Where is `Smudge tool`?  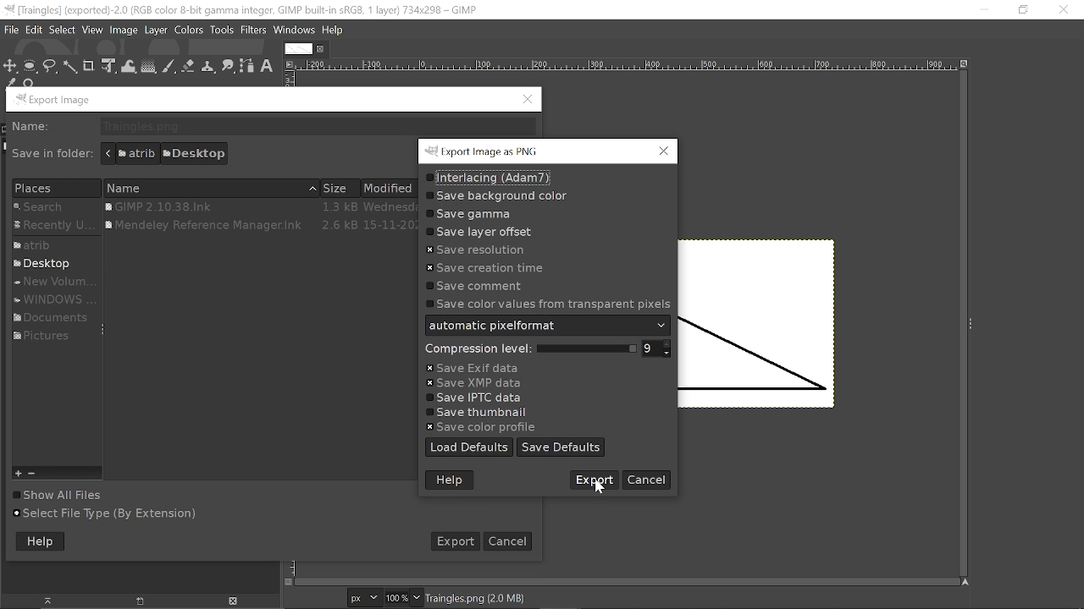
Smudge tool is located at coordinates (230, 67).